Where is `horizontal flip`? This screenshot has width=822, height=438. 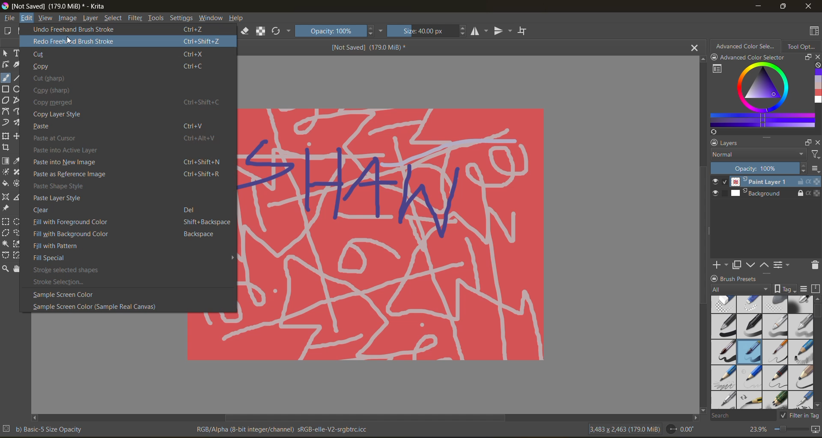
horizontal flip is located at coordinates (480, 31).